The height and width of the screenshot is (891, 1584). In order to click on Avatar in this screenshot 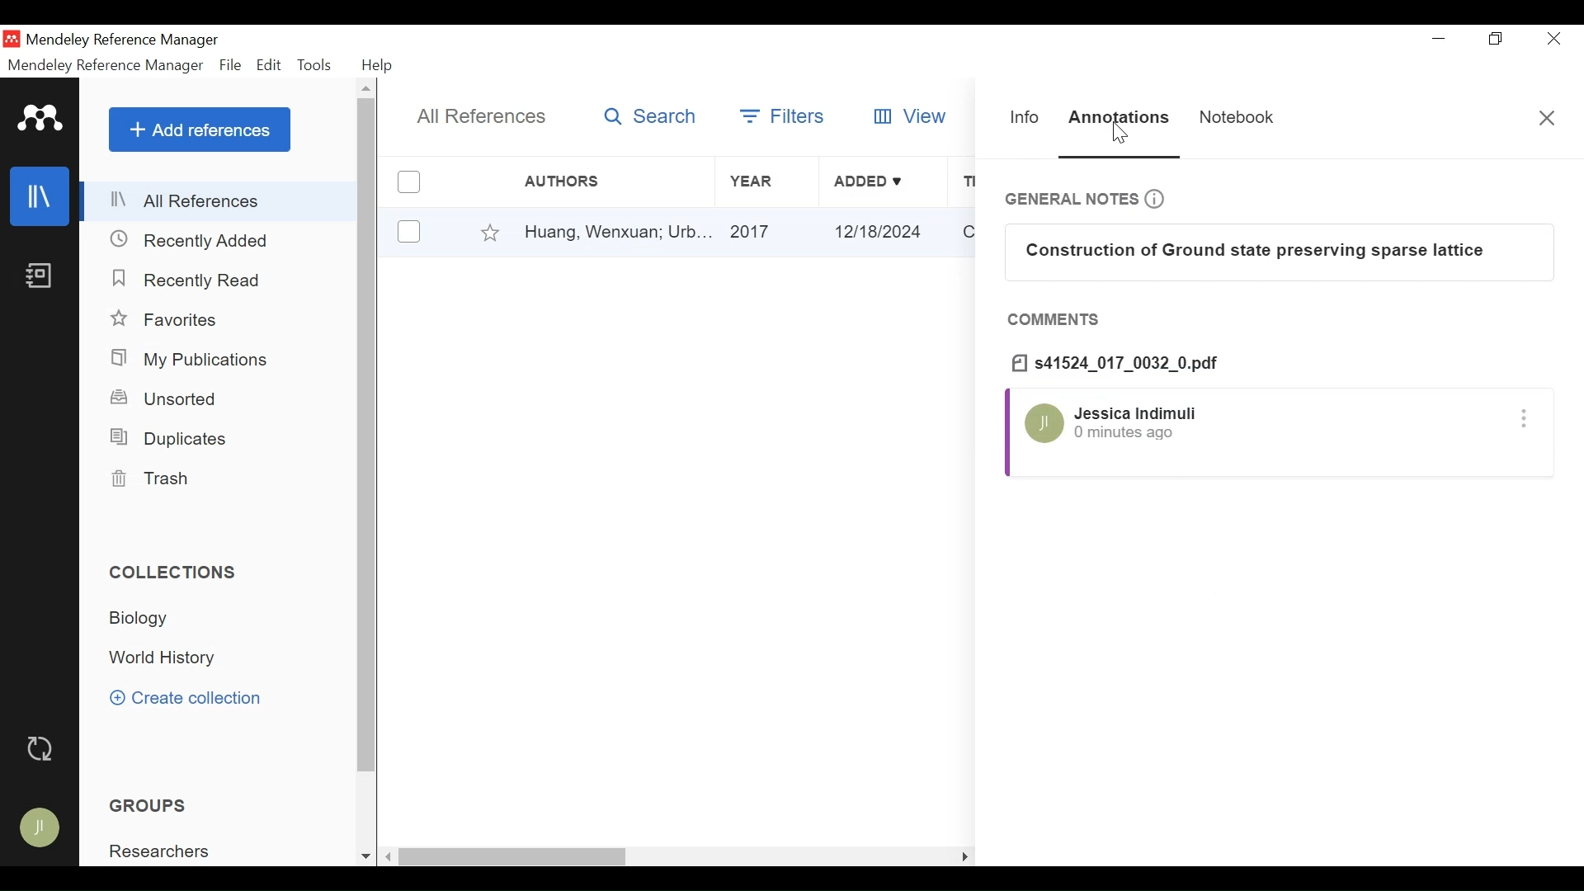, I will do `click(43, 827)`.